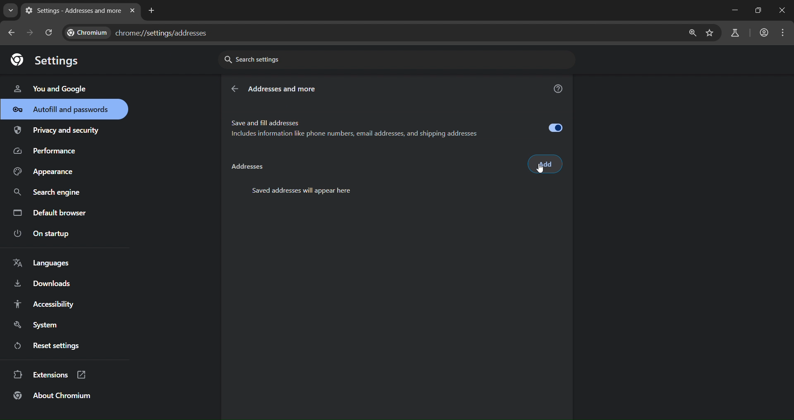 Image resolution: width=794 pixels, height=420 pixels. Describe the element at coordinates (46, 172) in the screenshot. I see `appearance` at that location.